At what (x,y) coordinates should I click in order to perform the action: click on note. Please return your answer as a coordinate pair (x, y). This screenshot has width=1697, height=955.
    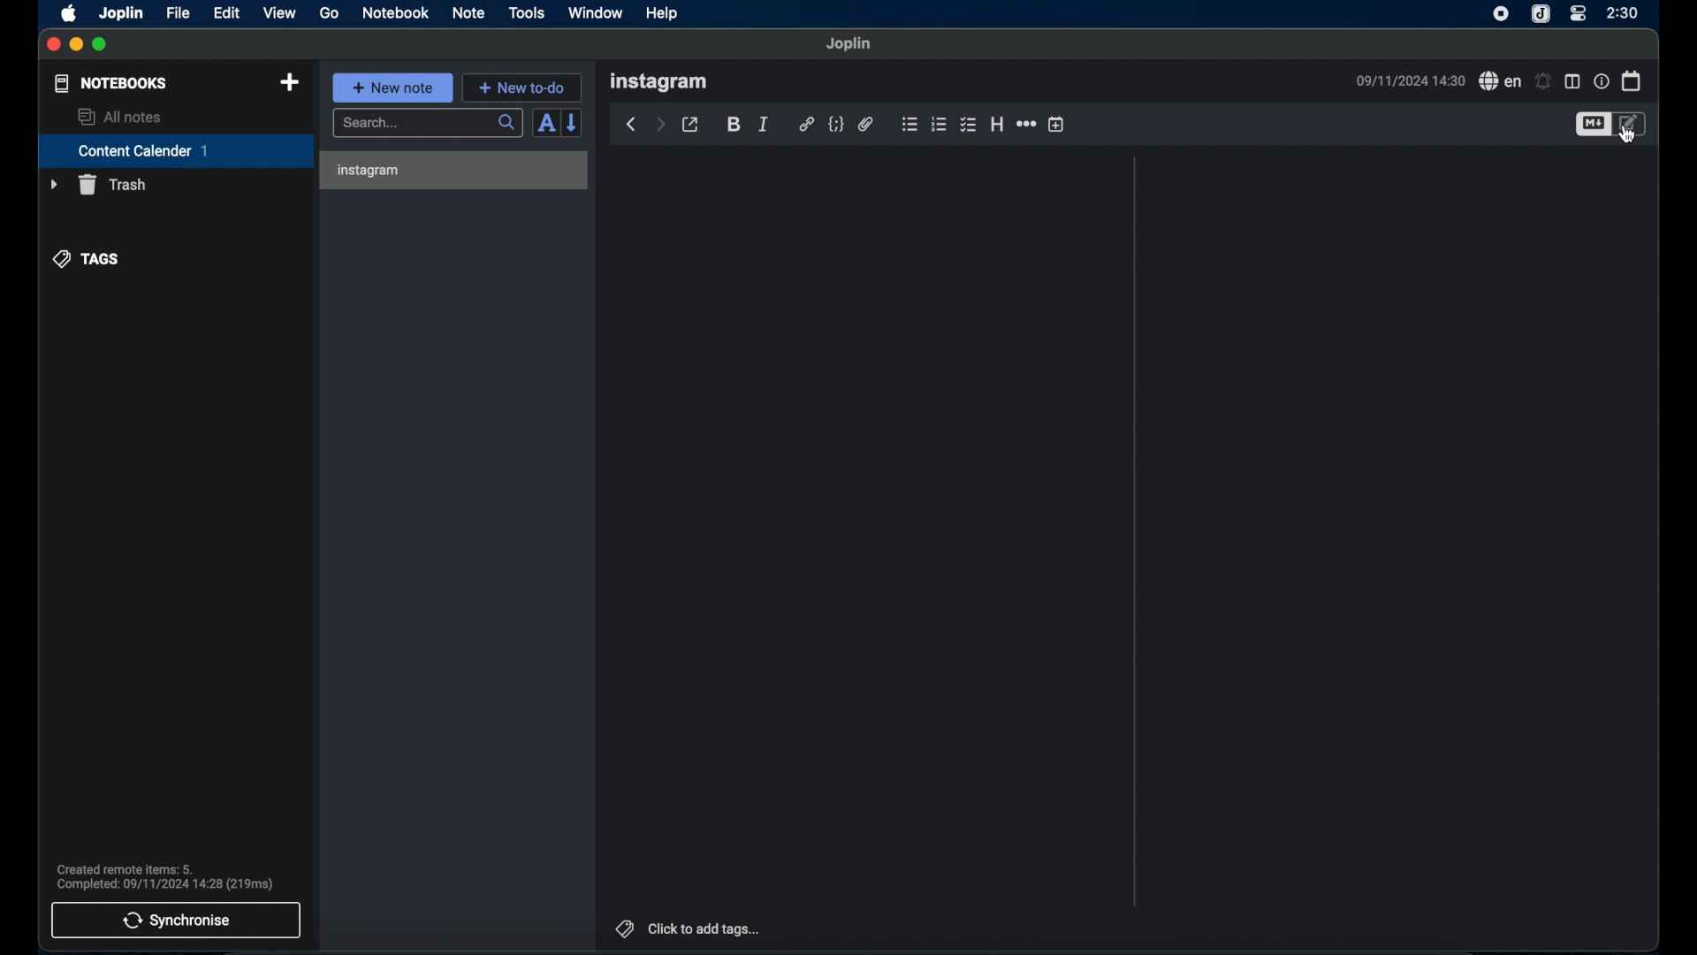
    Looking at the image, I should click on (468, 14).